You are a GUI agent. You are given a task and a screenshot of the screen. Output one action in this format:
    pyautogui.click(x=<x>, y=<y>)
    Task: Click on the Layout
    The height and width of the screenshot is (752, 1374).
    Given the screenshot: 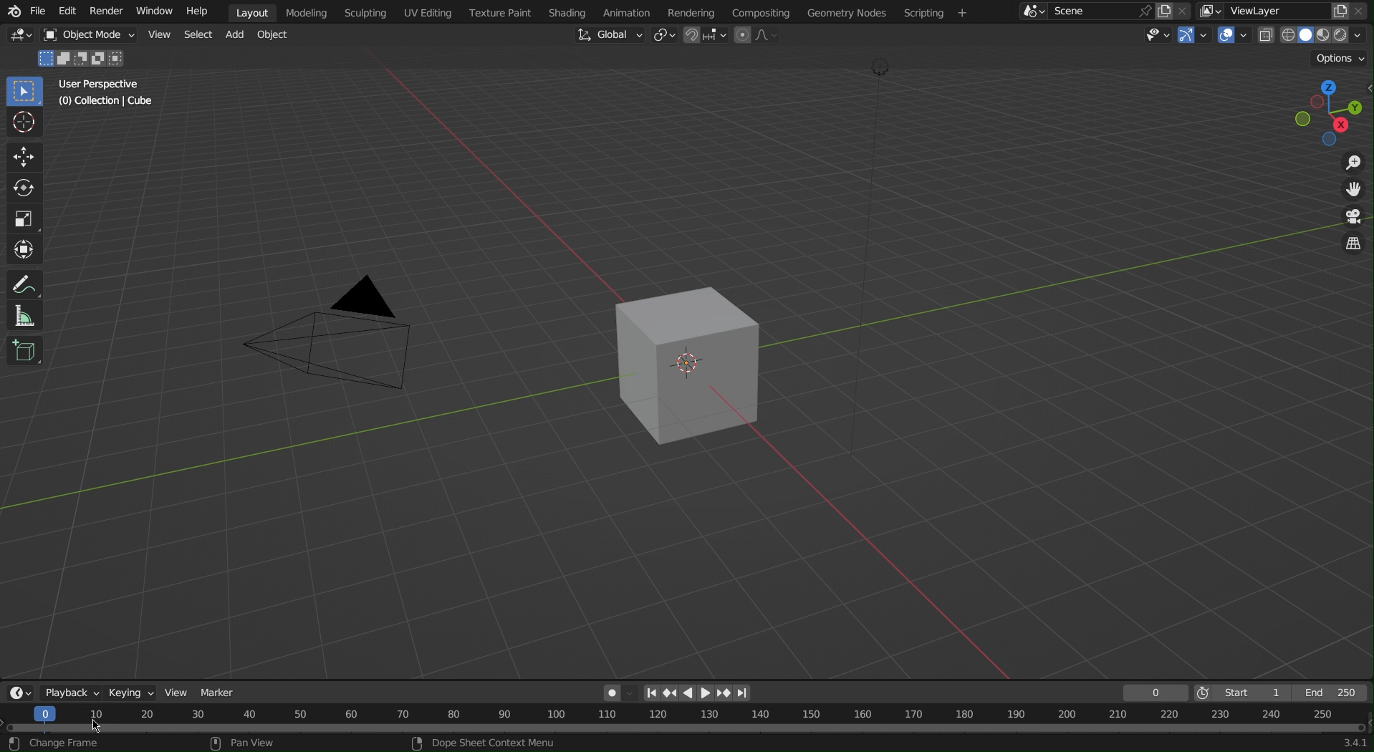 What is the action you would take?
    pyautogui.click(x=252, y=11)
    